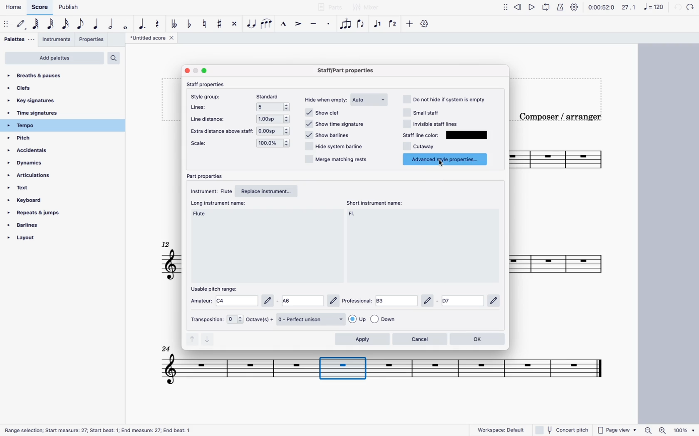 The width and height of the screenshot is (699, 436). What do you see at coordinates (191, 340) in the screenshot?
I see `up` at bounding box center [191, 340].